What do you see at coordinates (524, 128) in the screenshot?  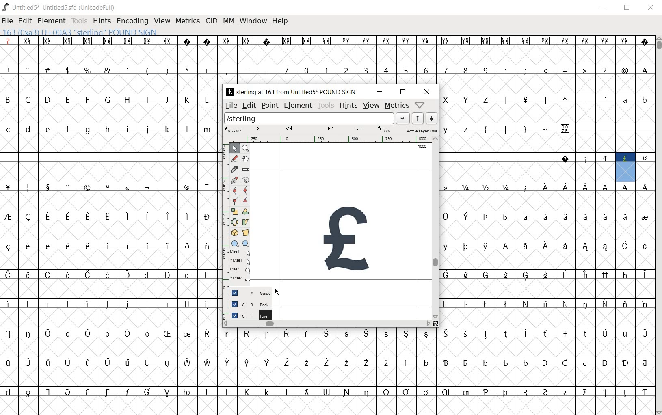 I see `}` at bounding box center [524, 128].